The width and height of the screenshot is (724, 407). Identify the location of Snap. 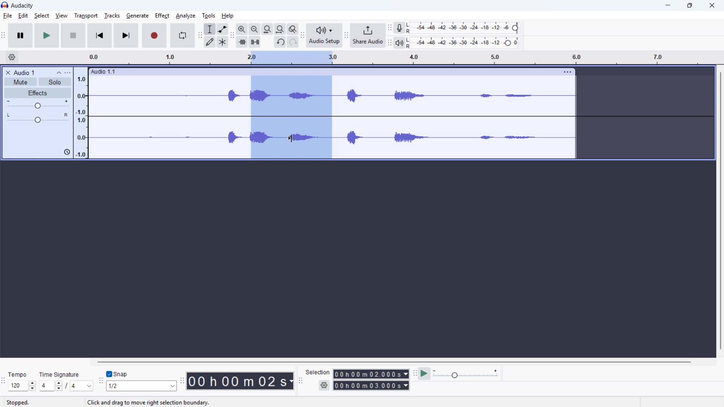
(118, 374).